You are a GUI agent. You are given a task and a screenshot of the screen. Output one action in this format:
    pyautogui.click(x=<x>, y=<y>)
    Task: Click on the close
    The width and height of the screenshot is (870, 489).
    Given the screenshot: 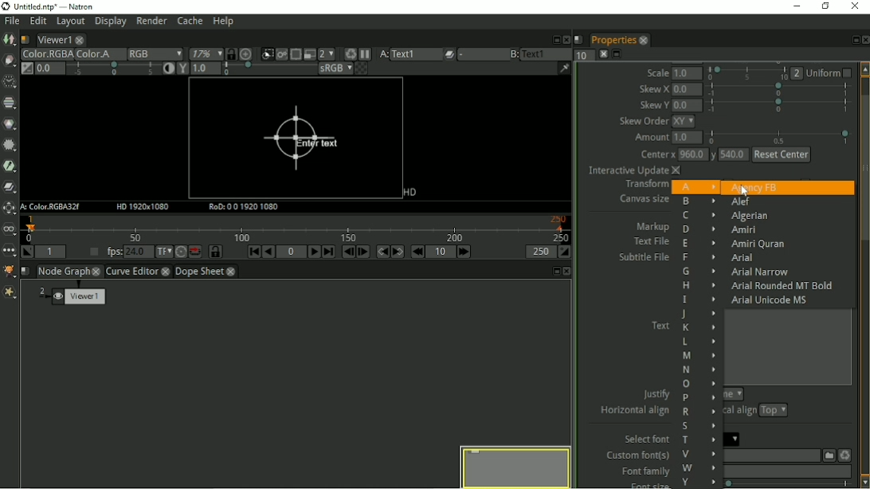 What is the action you would take?
    pyautogui.click(x=643, y=40)
    